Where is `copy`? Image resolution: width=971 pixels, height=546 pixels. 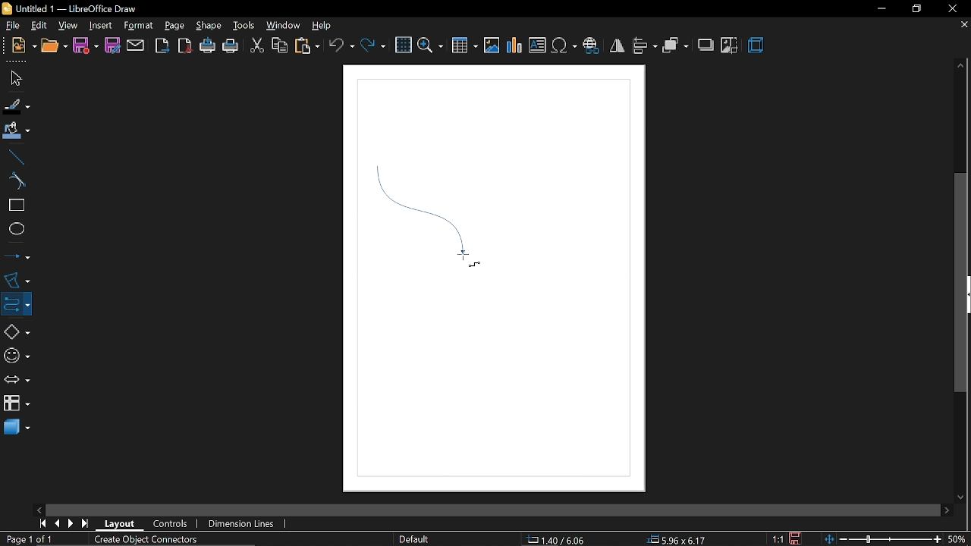 copy is located at coordinates (278, 47).